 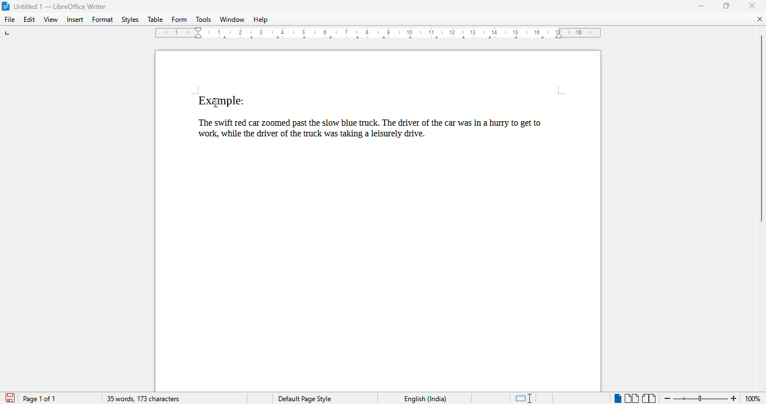 I want to click on tab stop, so click(x=7, y=34).